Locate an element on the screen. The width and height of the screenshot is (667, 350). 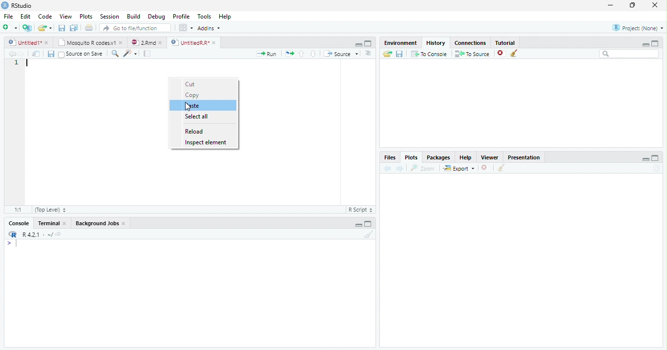
Clean is located at coordinates (368, 234).